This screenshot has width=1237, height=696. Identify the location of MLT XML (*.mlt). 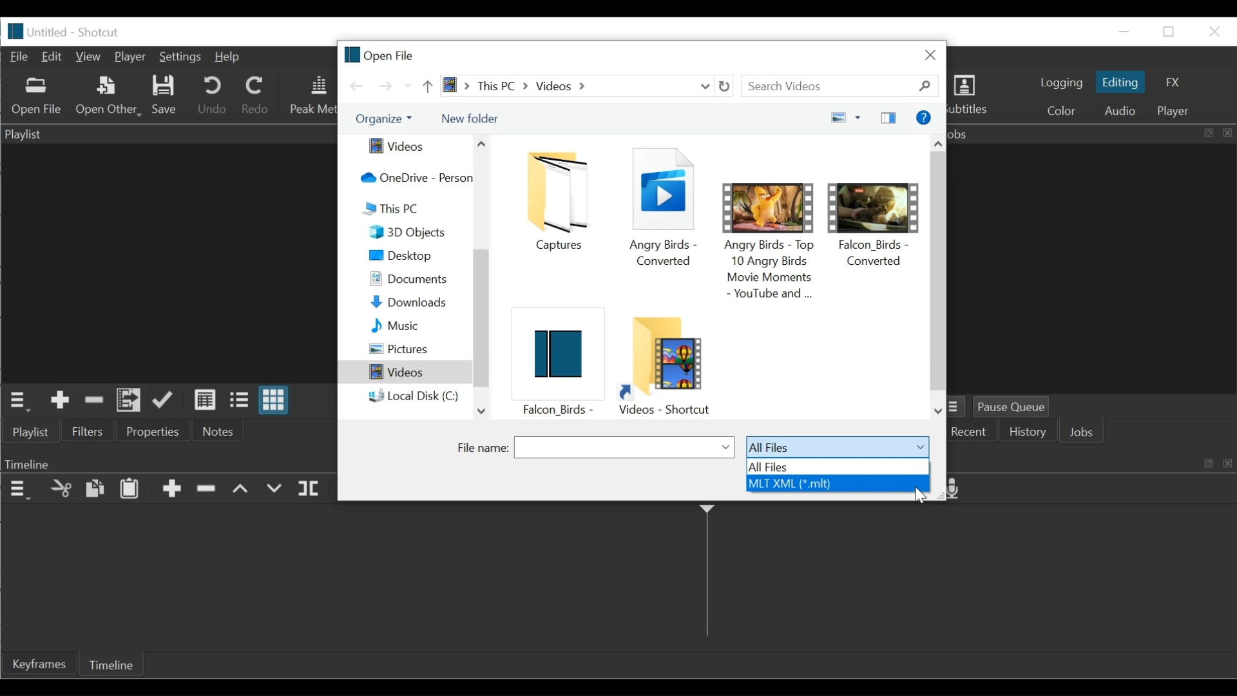
(838, 484).